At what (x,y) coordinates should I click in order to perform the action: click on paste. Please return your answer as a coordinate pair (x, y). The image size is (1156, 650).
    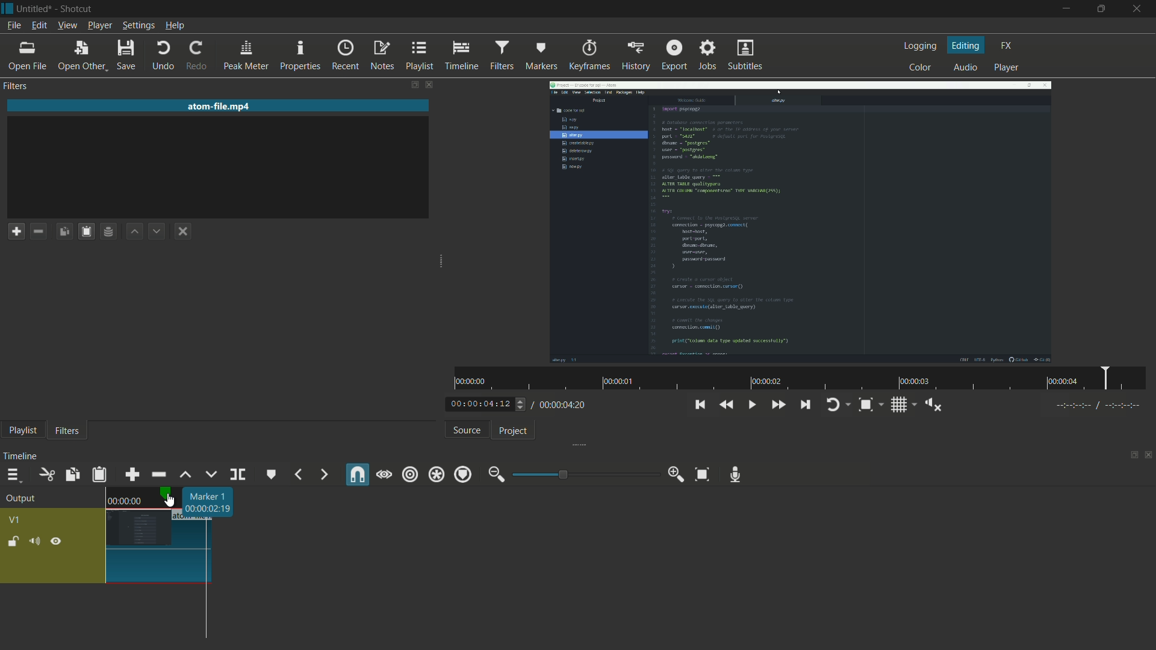
    Looking at the image, I should click on (85, 232).